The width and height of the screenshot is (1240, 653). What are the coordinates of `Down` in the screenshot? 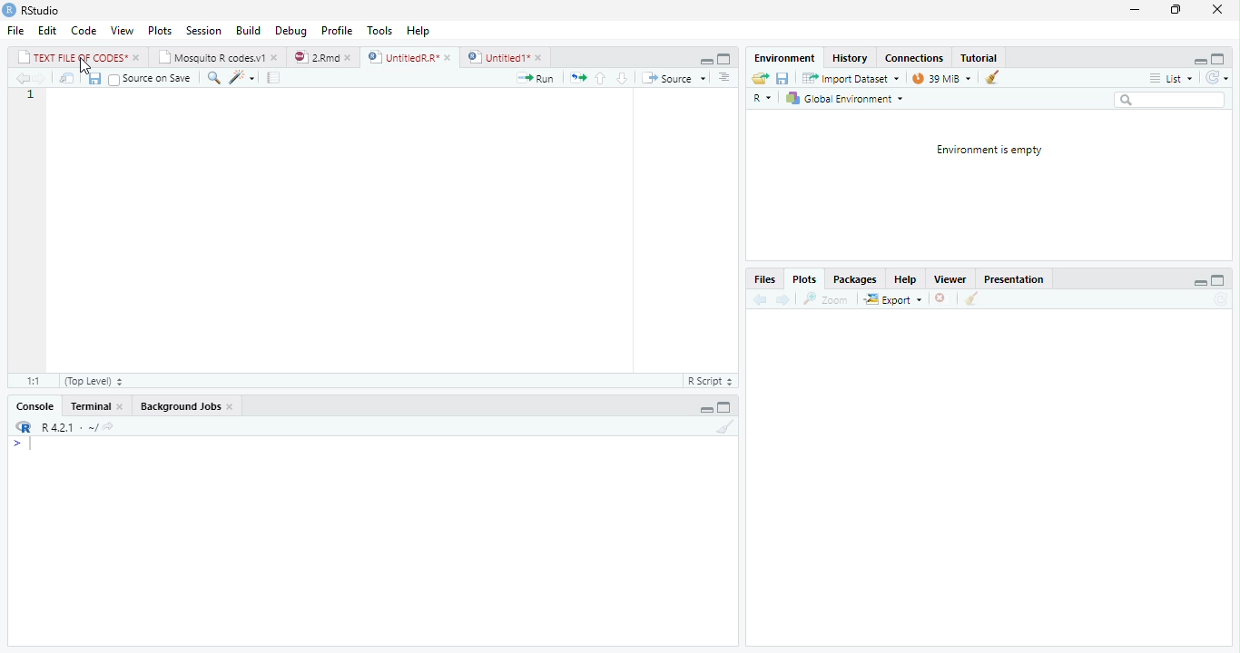 It's located at (622, 77).